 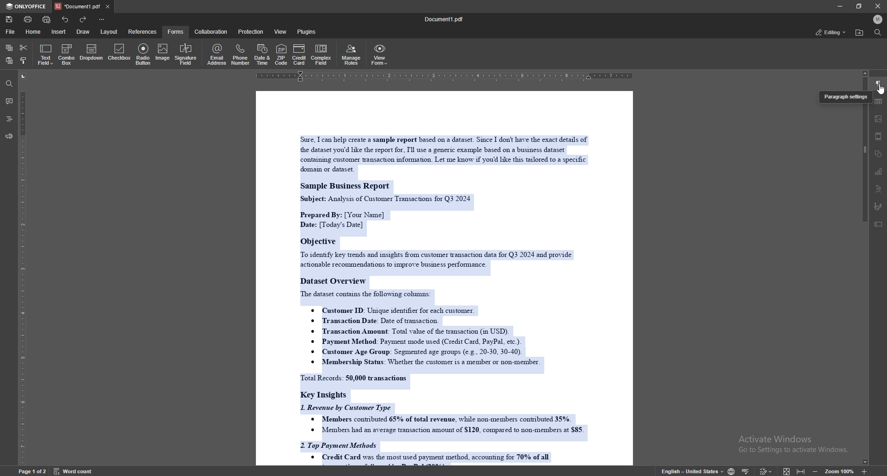 What do you see at coordinates (11, 32) in the screenshot?
I see `file` at bounding box center [11, 32].